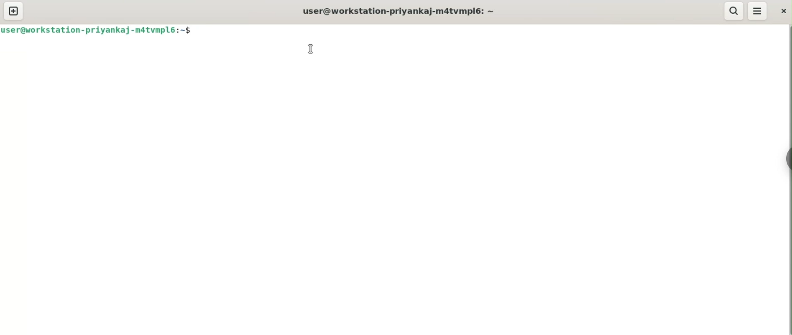  What do you see at coordinates (310, 50) in the screenshot?
I see `cursor` at bounding box center [310, 50].